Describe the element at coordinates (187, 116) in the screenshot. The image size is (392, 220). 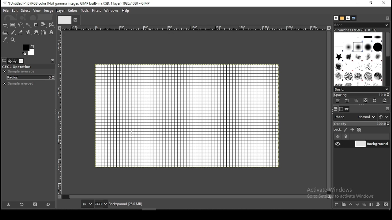
I see `document` at that location.